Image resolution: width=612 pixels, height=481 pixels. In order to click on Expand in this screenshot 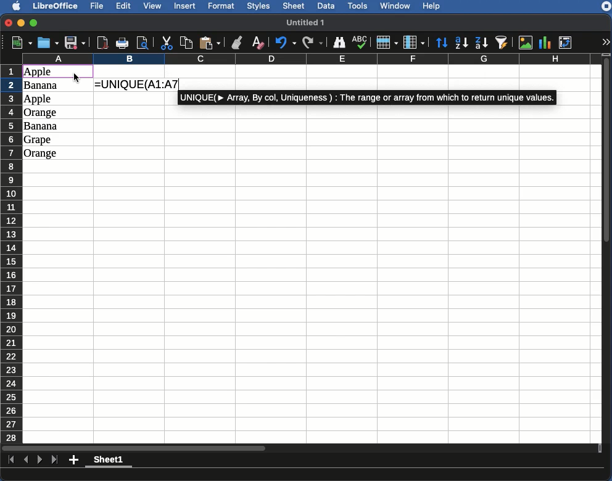, I will do `click(606, 42)`.